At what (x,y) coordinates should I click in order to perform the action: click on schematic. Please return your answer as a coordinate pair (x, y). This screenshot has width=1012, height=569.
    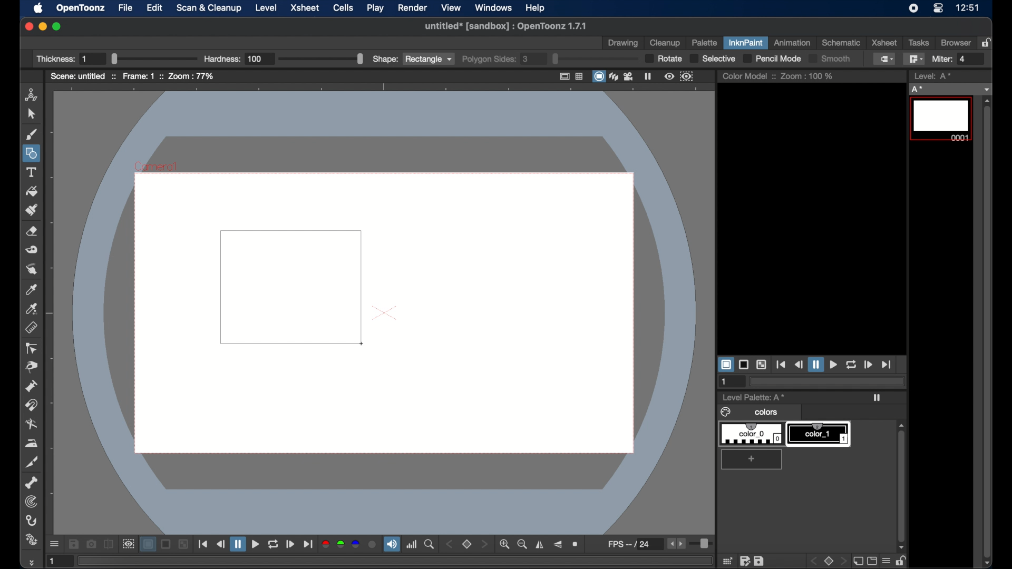
    Looking at the image, I should click on (841, 43).